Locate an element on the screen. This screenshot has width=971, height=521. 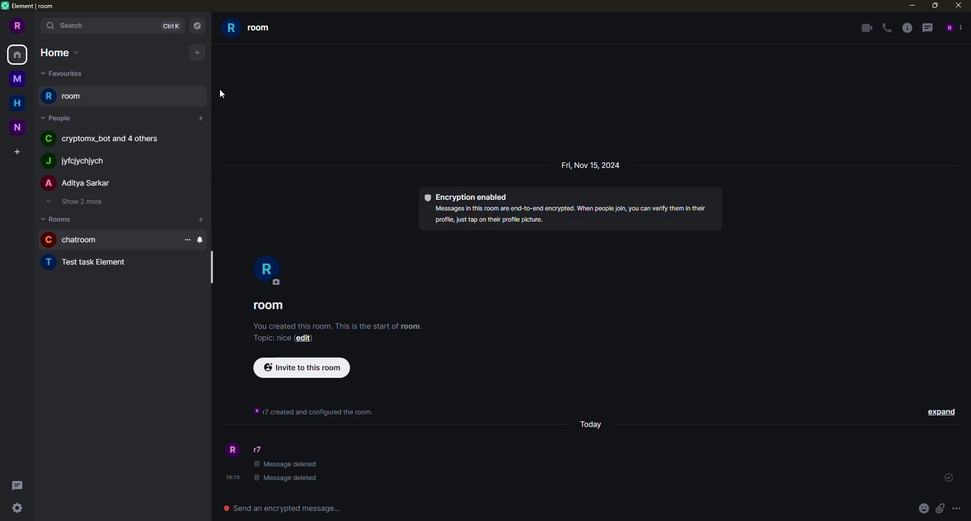
quick settings is located at coordinates (17, 509).